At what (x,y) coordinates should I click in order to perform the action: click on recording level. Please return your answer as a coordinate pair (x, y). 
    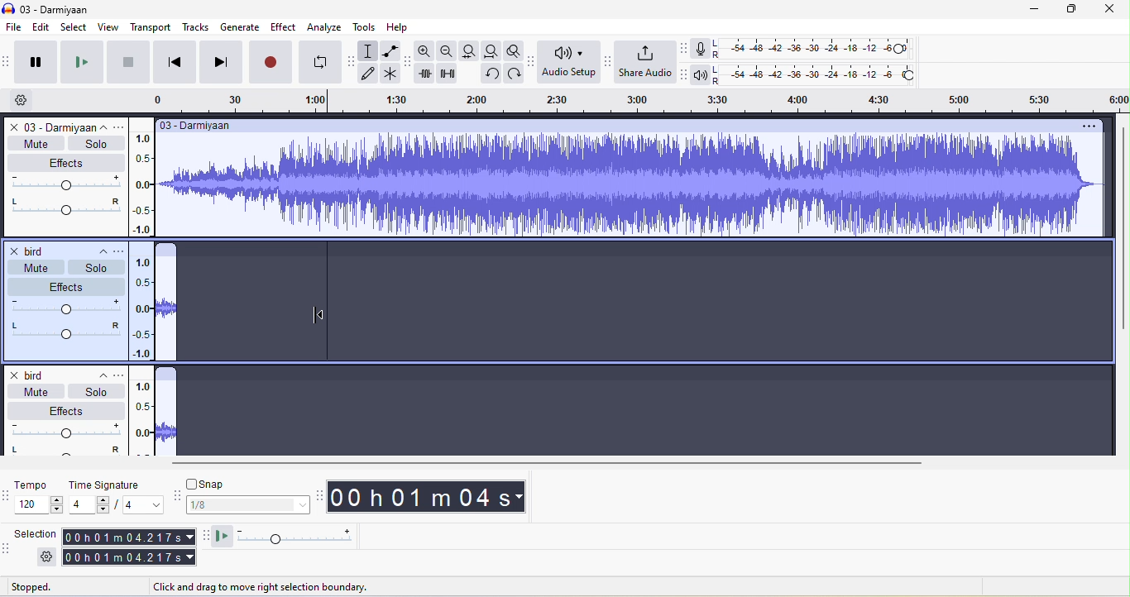
    Looking at the image, I should click on (815, 49).